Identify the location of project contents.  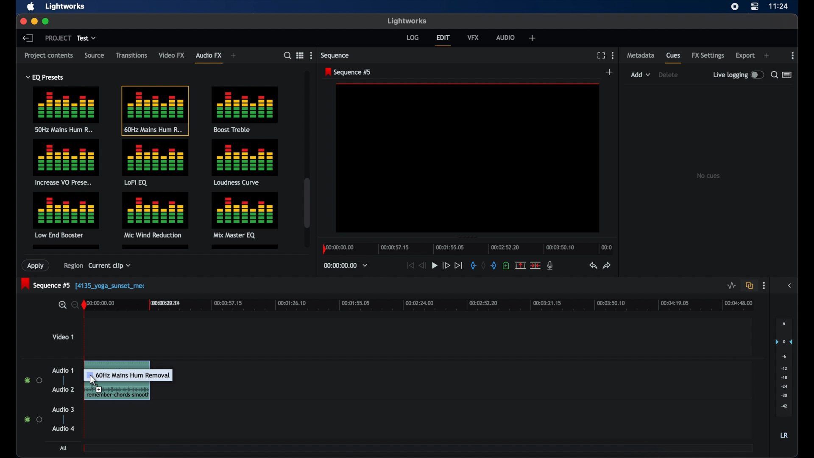
(49, 57).